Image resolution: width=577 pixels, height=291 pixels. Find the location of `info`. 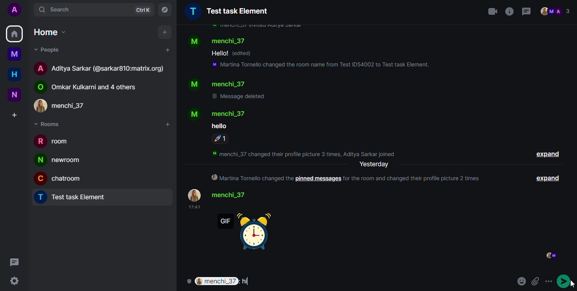

info is located at coordinates (256, 26).